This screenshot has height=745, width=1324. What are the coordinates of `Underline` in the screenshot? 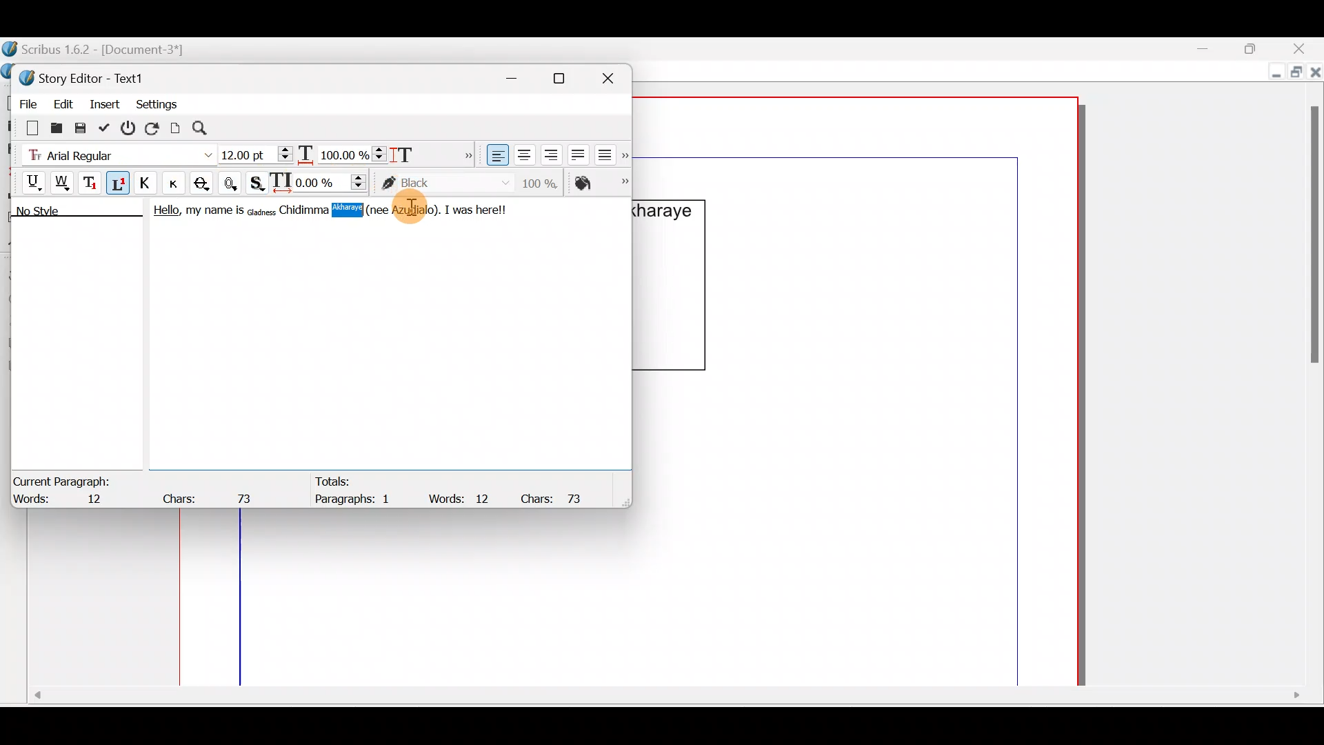 It's located at (27, 181).